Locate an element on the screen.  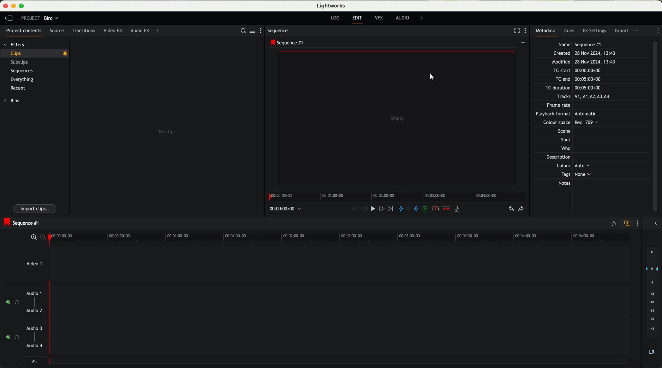
create a new sequence is located at coordinates (522, 43).